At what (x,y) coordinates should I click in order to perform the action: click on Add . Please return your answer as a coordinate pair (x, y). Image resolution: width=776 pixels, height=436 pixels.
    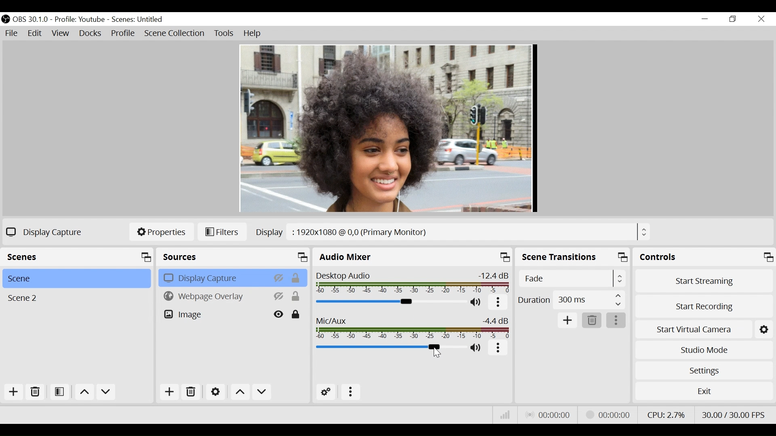
    Looking at the image, I should click on (568, 320).